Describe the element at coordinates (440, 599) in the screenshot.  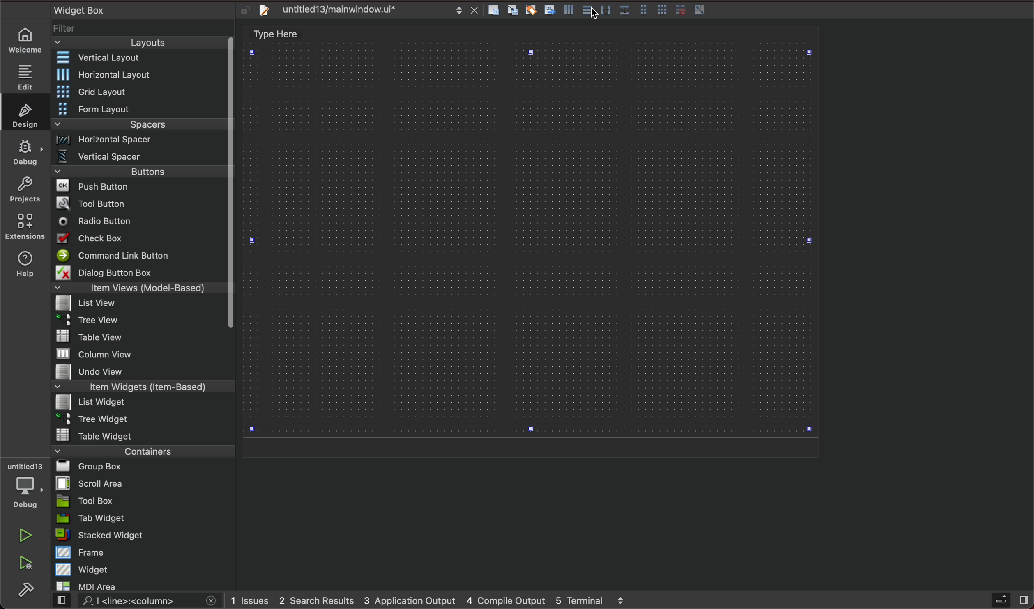
I see `logs` at that location.